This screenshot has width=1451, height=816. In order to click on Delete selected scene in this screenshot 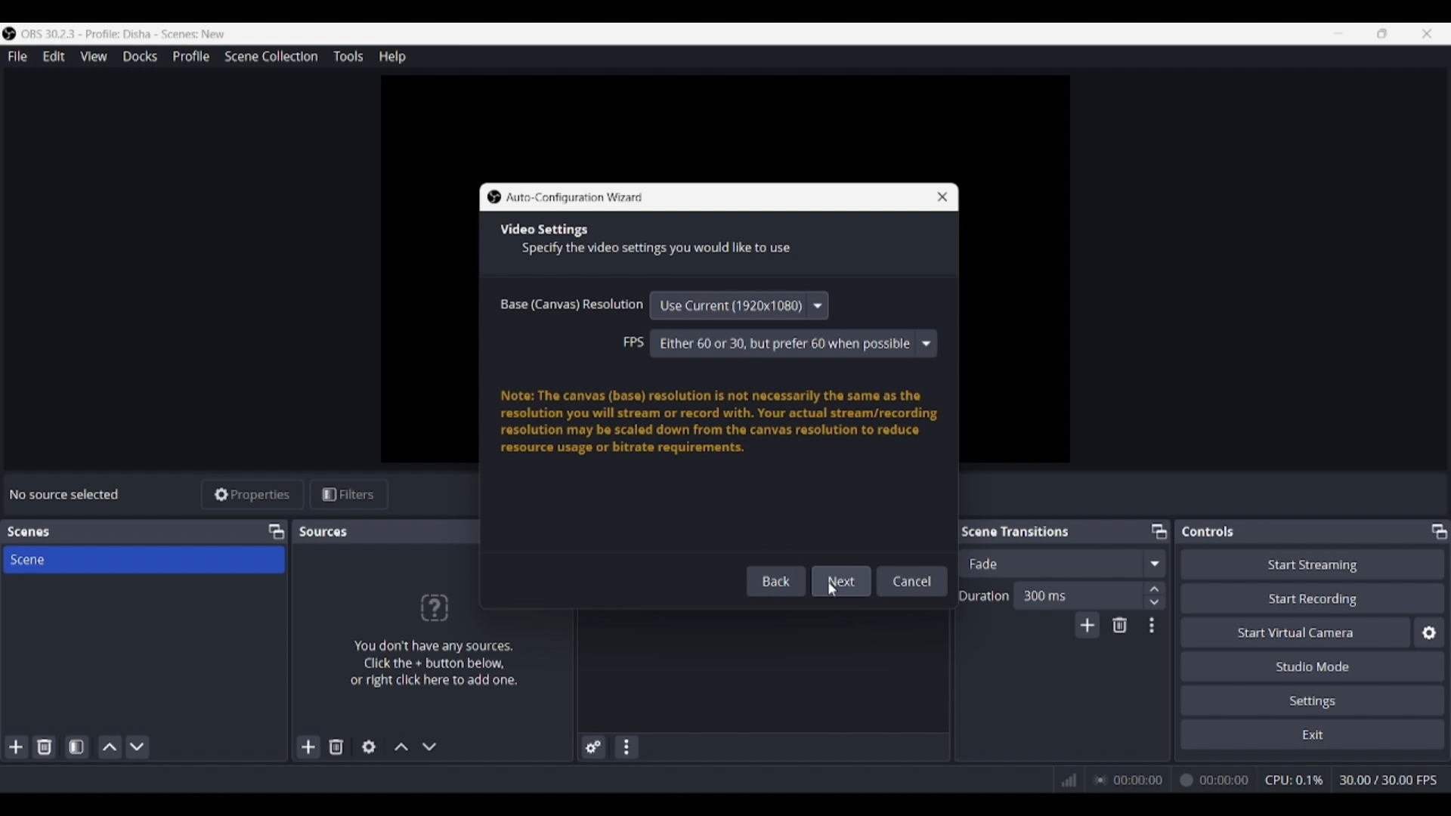, I will do `click(44, 746)`.